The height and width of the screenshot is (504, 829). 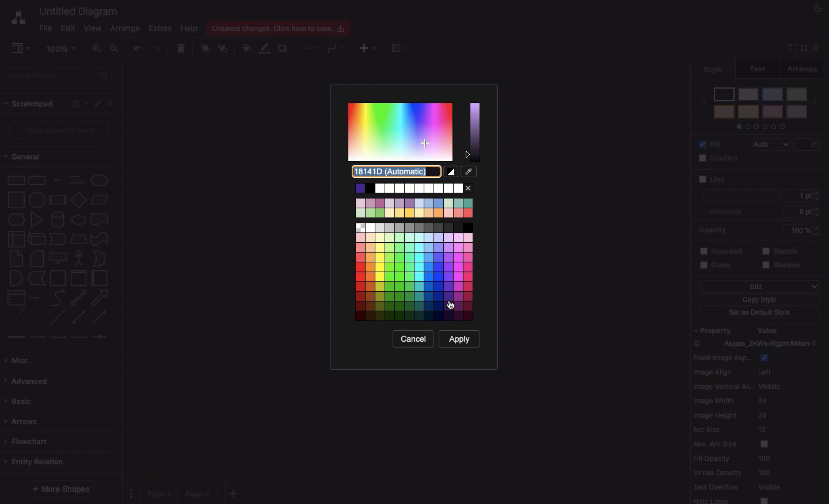 I want to click on Zoom in, so click(x=98, y=51).